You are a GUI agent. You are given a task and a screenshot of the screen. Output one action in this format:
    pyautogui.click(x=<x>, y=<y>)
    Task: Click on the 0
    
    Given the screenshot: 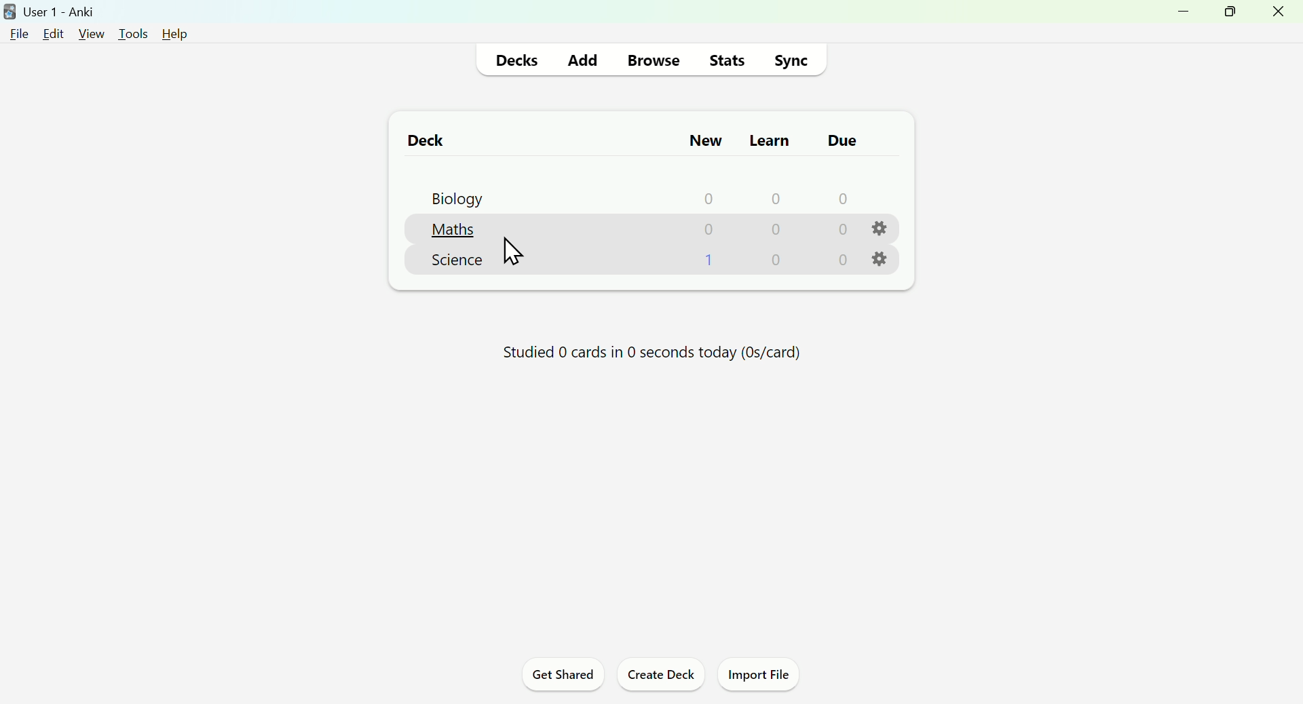 What is the action you would take?
    pyautogui.click(x=775, y=197)
    